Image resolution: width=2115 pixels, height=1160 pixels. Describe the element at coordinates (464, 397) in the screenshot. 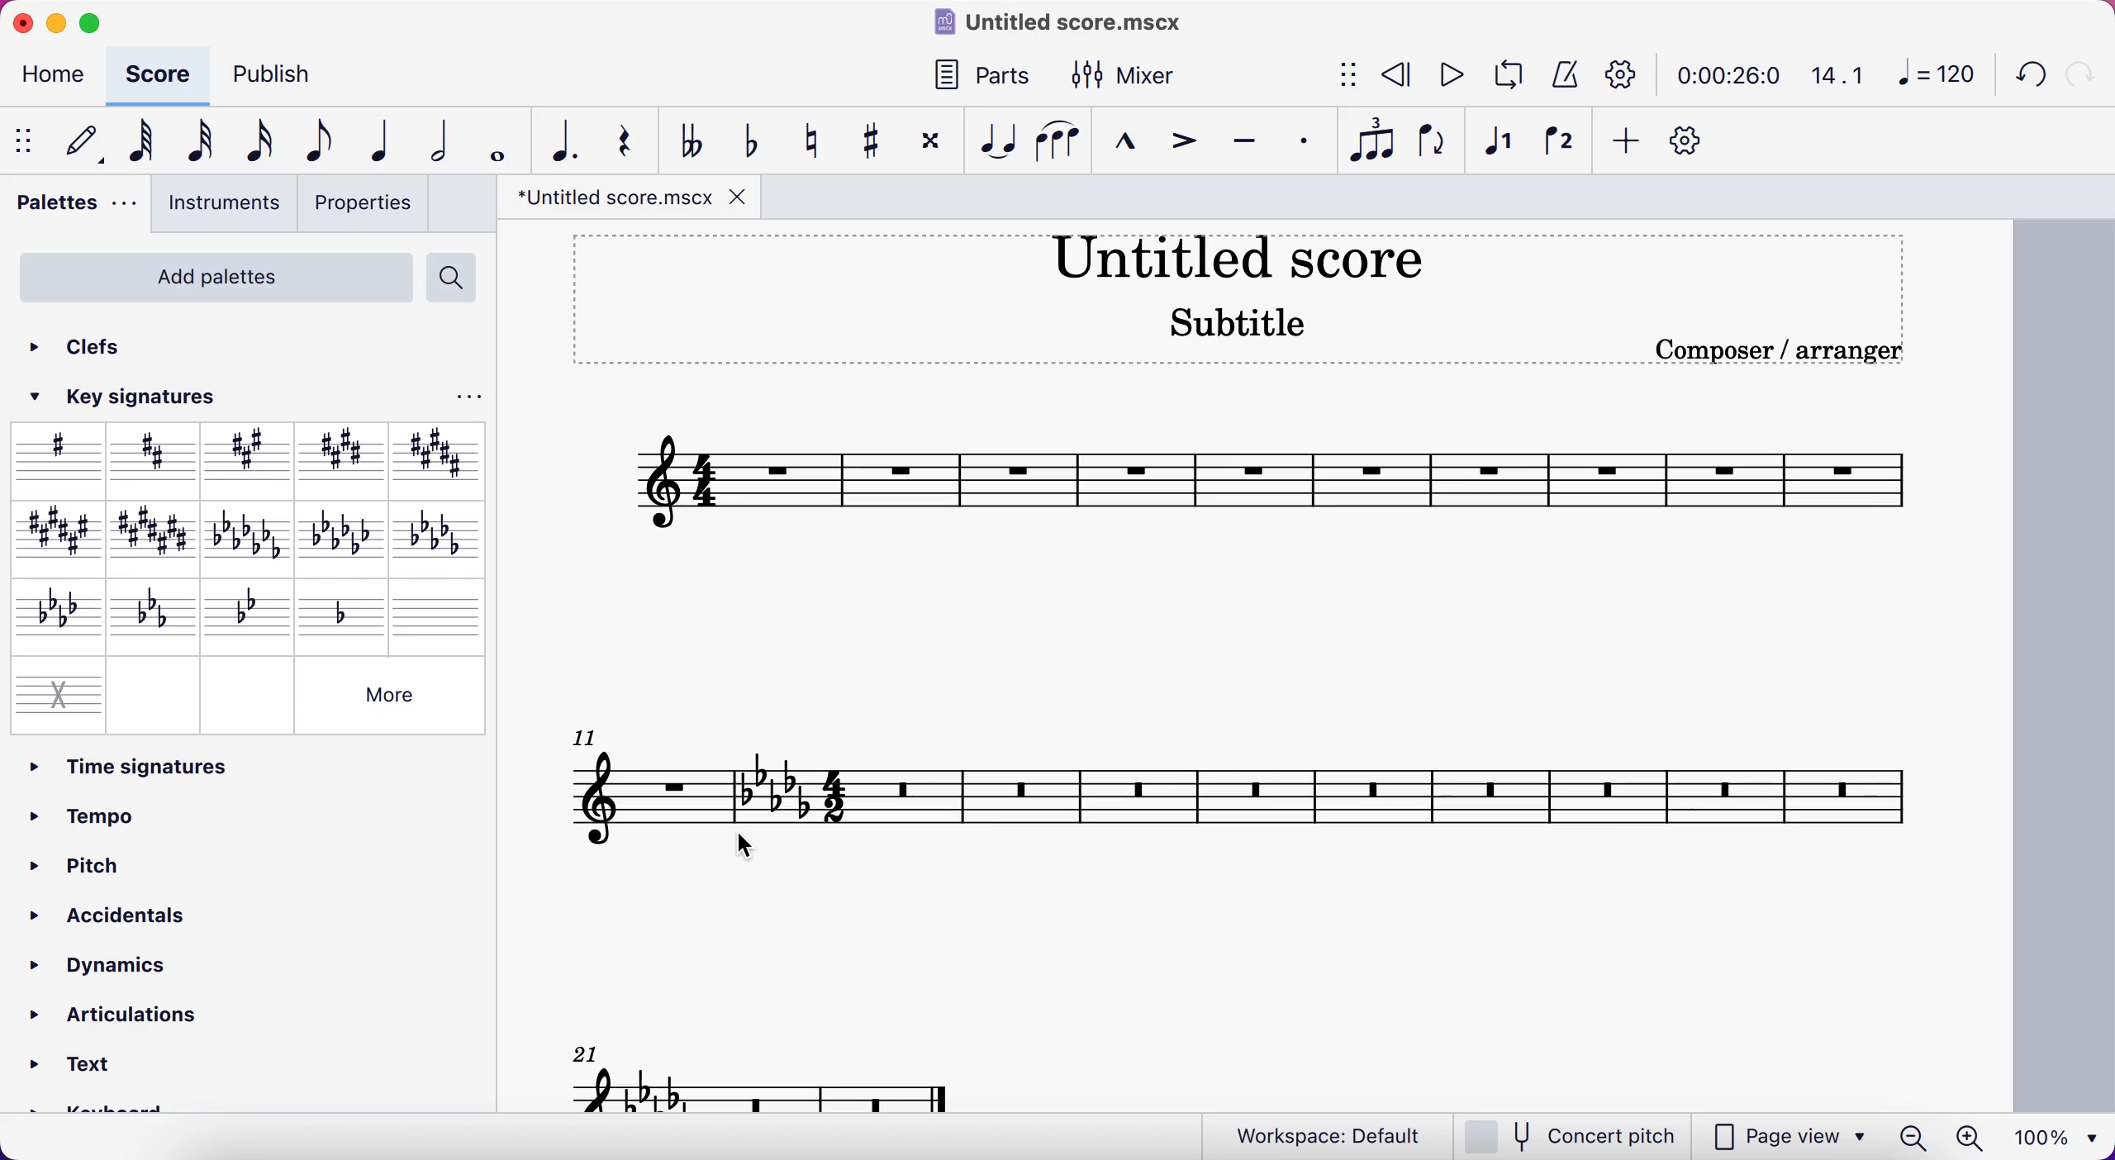

I see `options` at that location.